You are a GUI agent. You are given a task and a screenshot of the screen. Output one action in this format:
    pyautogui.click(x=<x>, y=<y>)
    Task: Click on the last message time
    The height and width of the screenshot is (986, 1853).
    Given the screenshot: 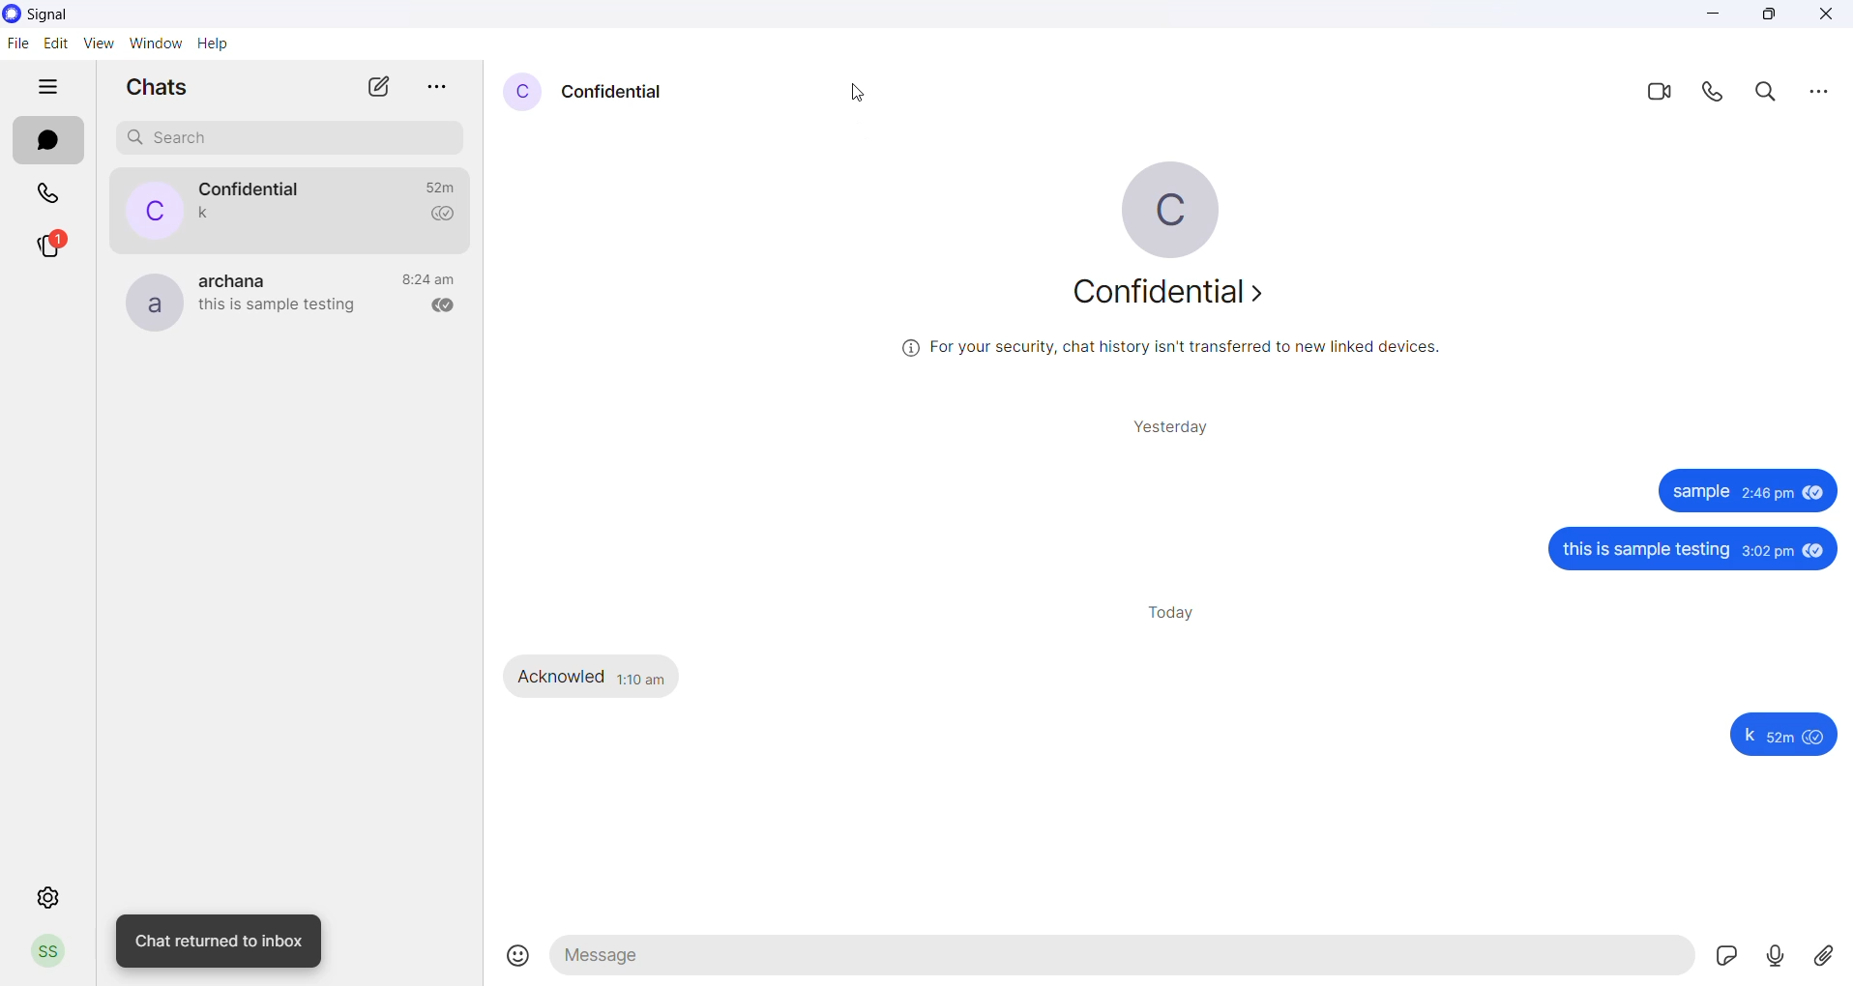 What is the action you would take?
    pyautogui.click(x=432, y=279)
    